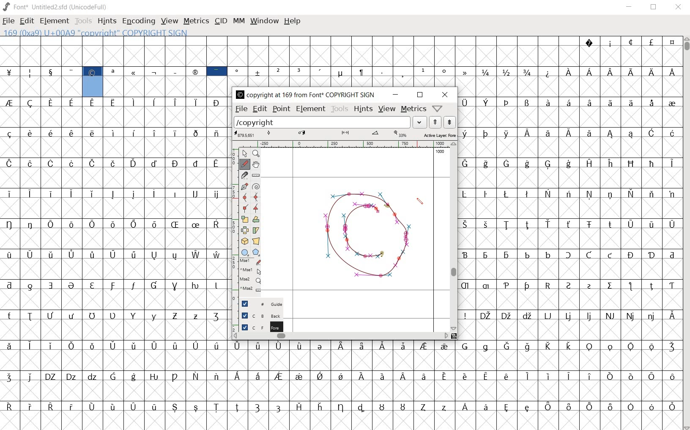 The width and height of the screenshot is (690, 430). Describe the element at coordinates (244, 153) in the screenshot. I see `POINTER` at that location.